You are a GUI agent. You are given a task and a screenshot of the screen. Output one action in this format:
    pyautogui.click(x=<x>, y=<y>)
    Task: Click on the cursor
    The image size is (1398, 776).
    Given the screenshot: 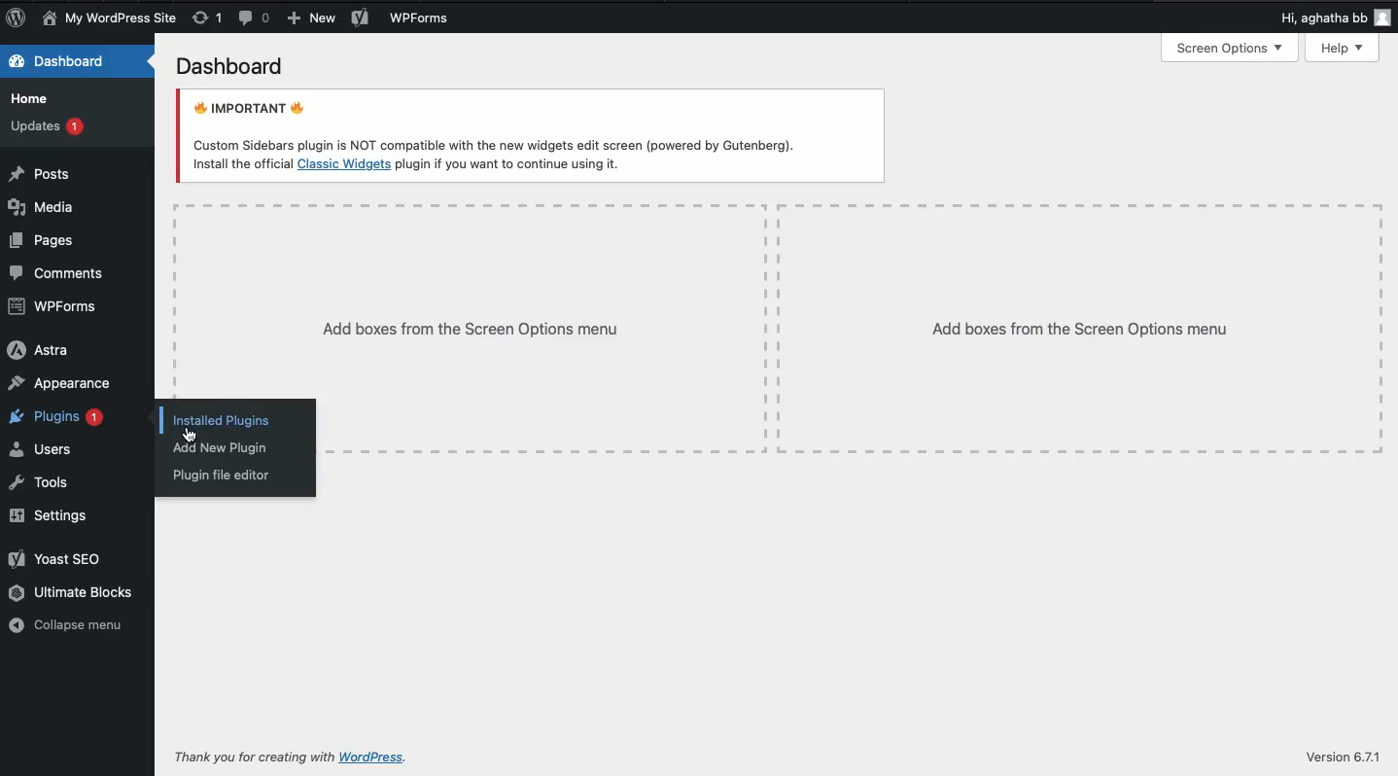 What is the action you would take?
    pyautogui.click(x=188, y=434)
    